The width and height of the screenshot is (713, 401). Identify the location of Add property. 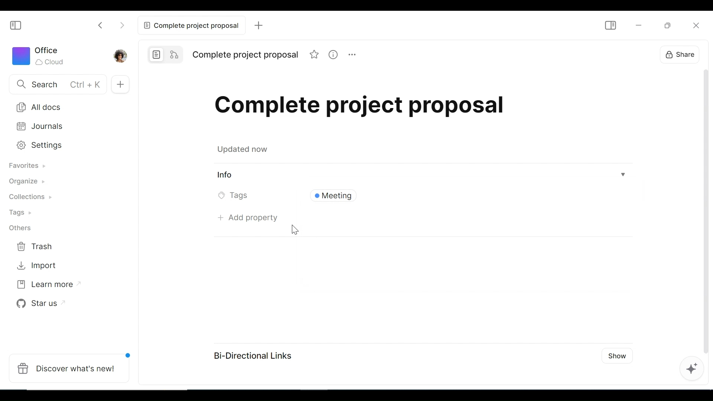
(246, 220).